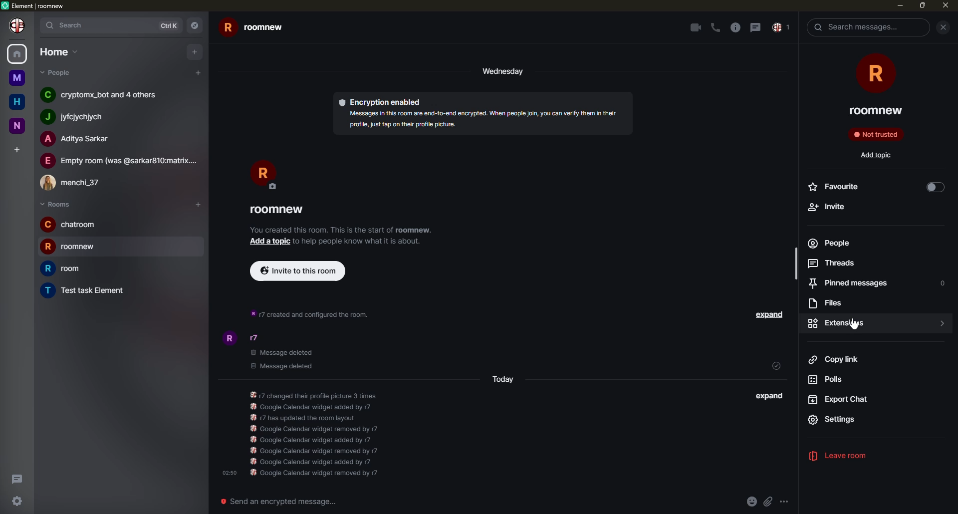  Describe the element at coordinates (877, 323) in the screenshot. I see `click` at that location.